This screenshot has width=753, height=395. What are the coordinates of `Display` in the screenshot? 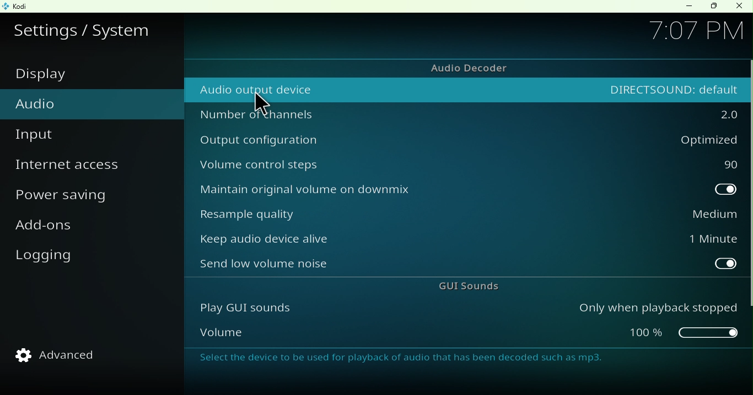 It's located at (63, 76).